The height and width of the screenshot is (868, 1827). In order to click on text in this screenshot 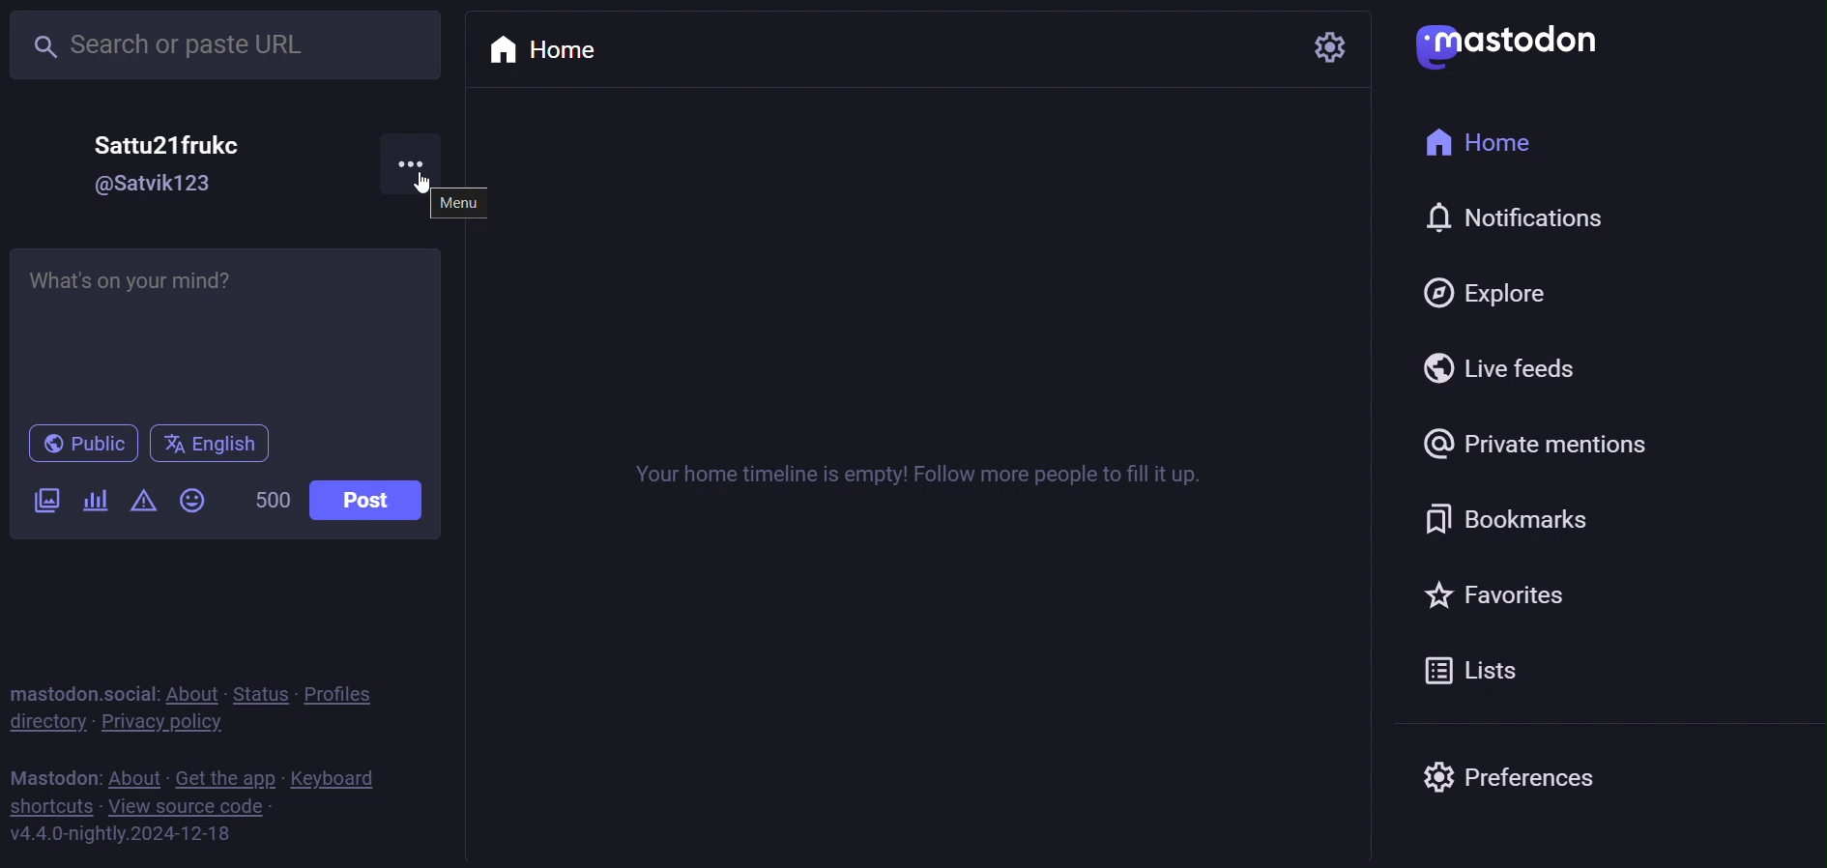, I will do `click(52, 774)`.